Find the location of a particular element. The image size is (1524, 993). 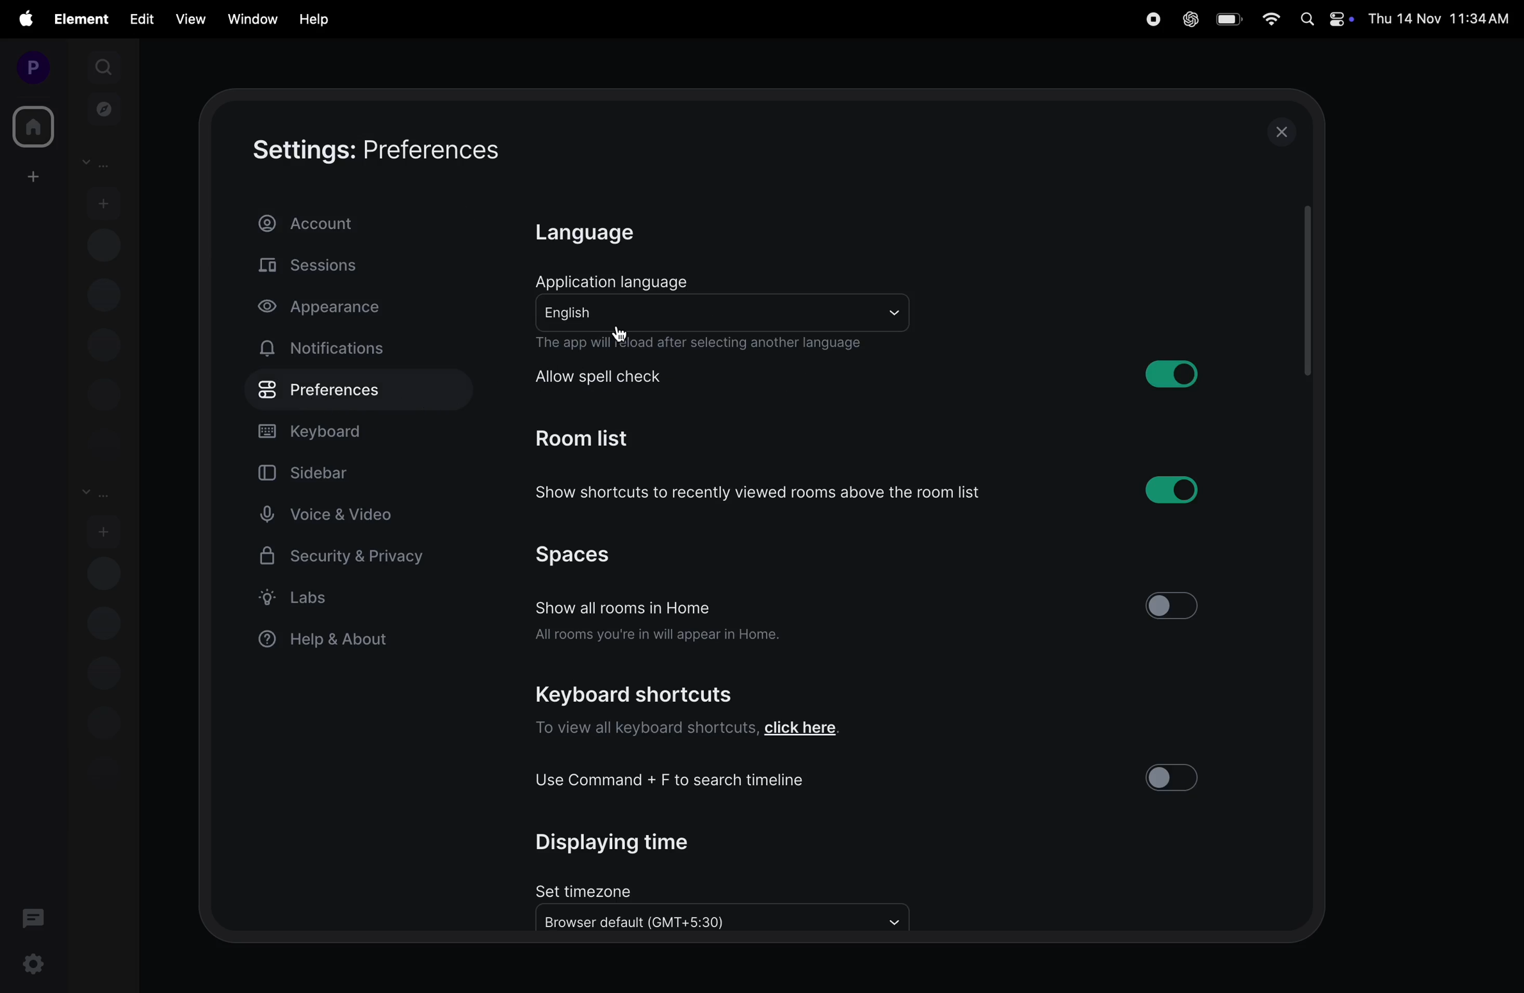

profile is located at coordinates (30, 65).